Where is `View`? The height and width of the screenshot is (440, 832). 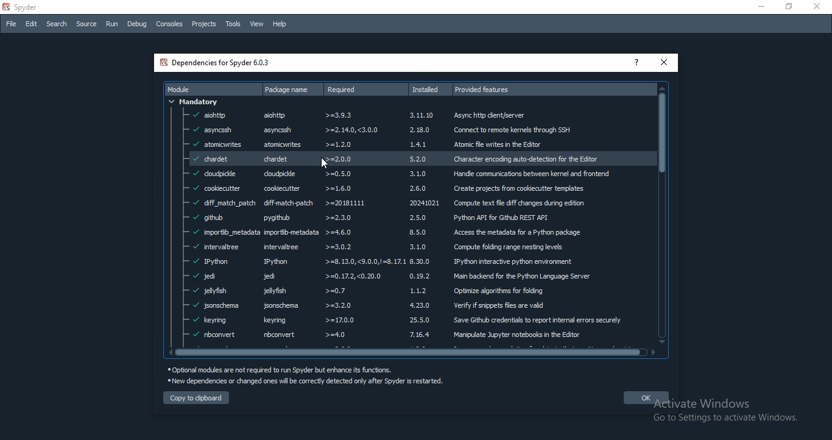
View is located at coordinates (257, 25).